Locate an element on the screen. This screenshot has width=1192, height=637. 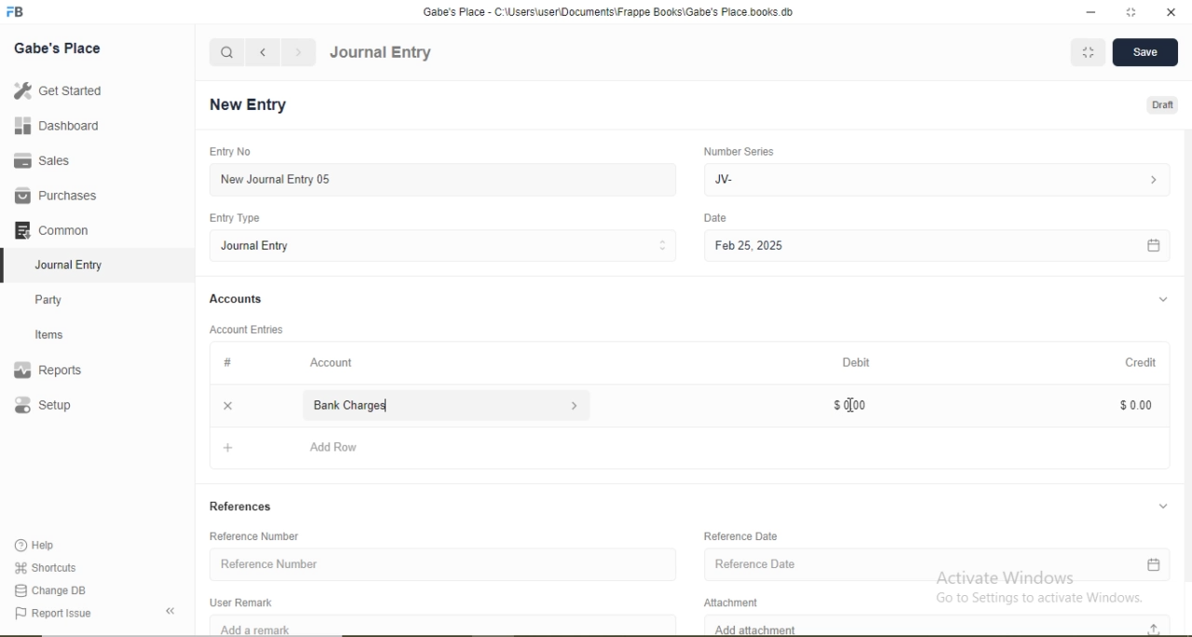
‘Shortcuts is located at coordinates (47, 566).